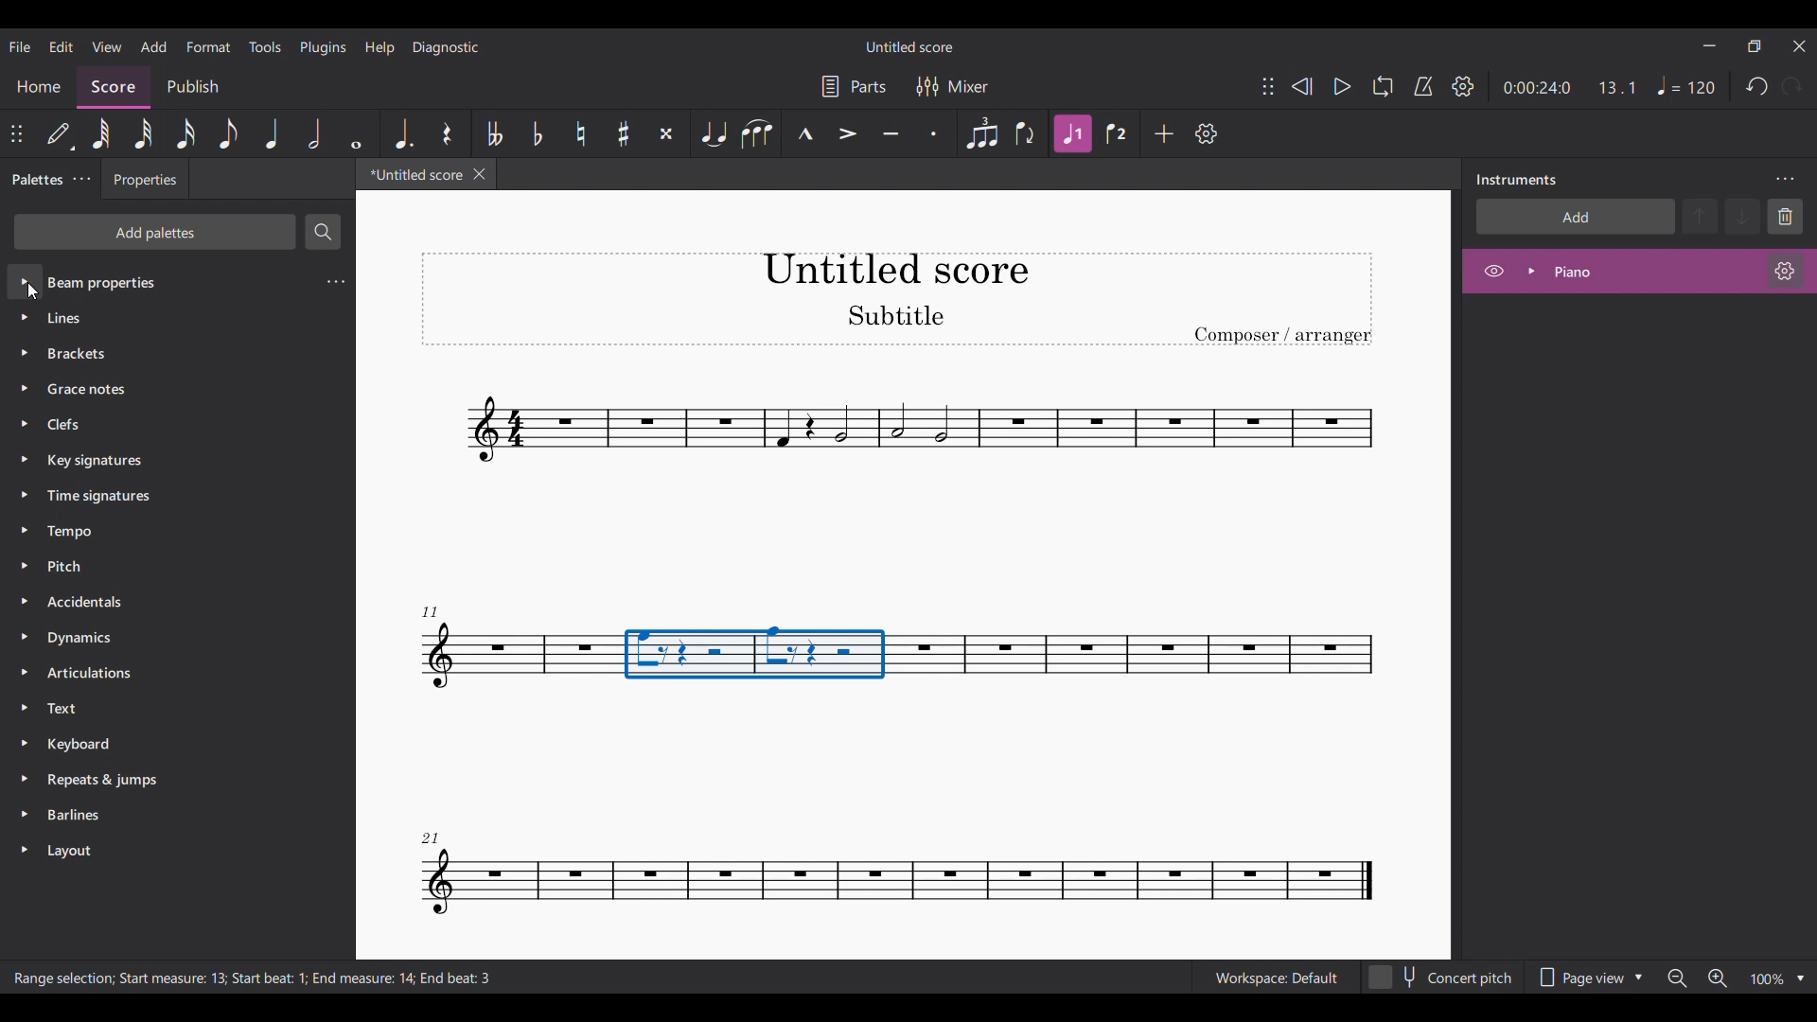  I want to click on Plugins menu, so click(323, 48).